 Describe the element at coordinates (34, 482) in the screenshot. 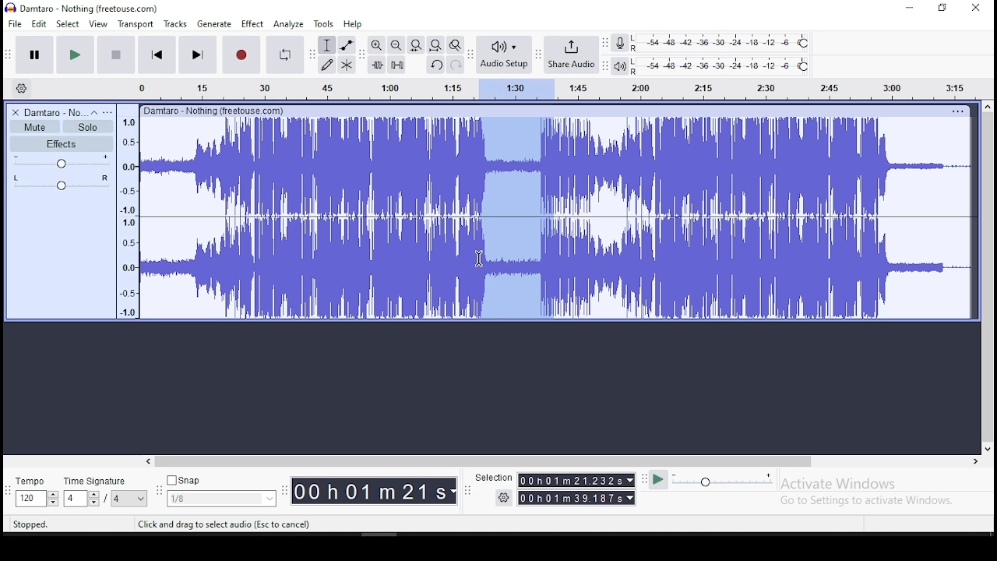

I see `tempo` at that location.